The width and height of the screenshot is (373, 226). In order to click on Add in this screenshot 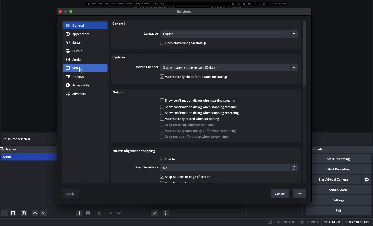, I will do `click(278, 175)`.